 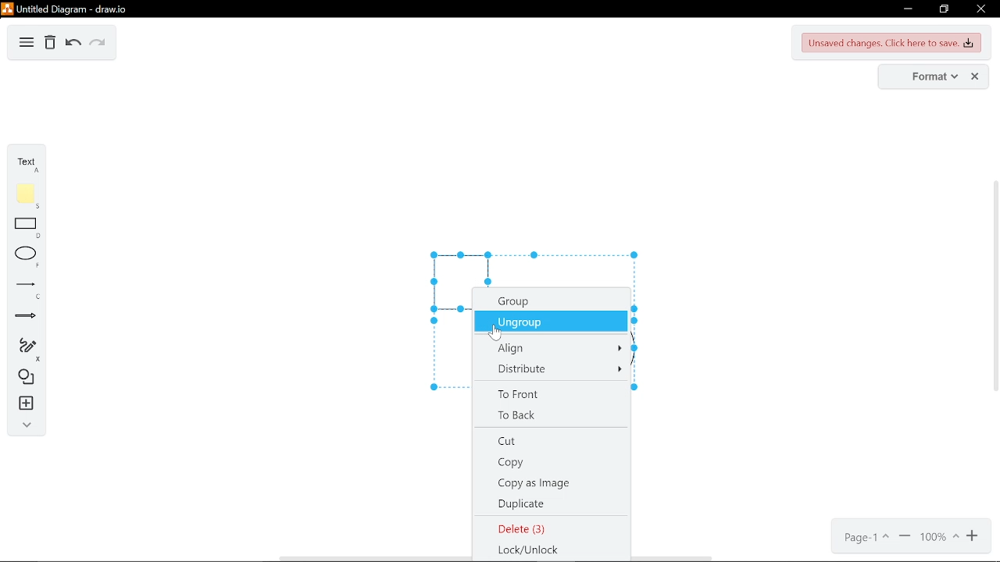 What do you see at coordinates (552, 549) in the screenshot?
I see `lock/unlock` at bounding box center [552, 549].